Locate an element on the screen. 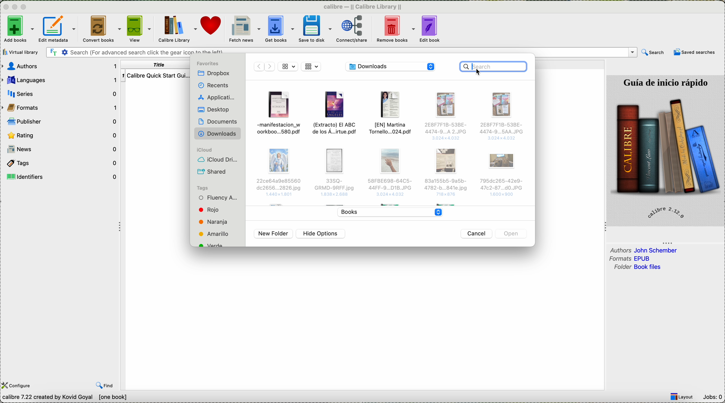 The height and width of the screenshot is (403, 725). maximize program is located at coordinates (25, 7).